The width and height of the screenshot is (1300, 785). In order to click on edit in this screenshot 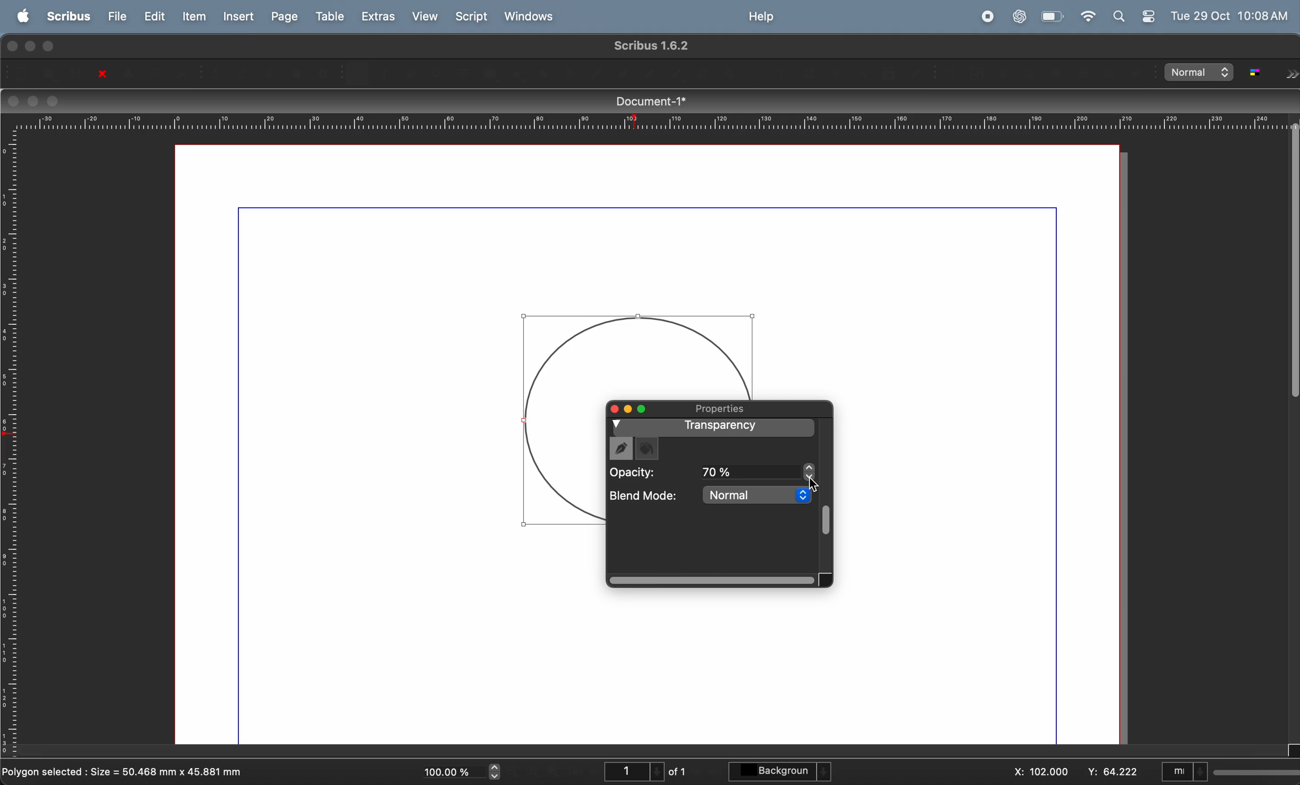, I will do `click(150, 16)`.